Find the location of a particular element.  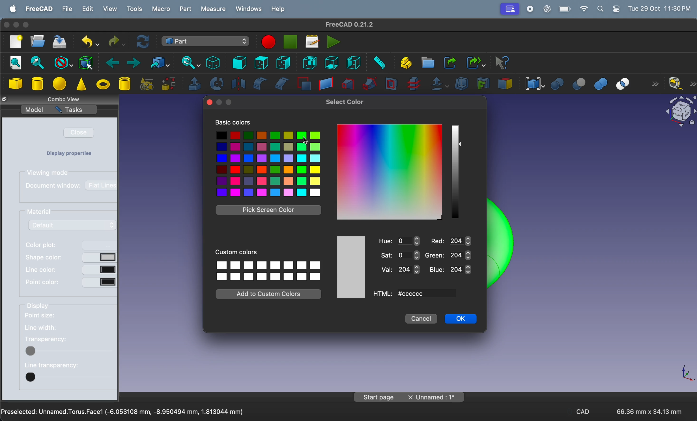

forward is located at coordinates (654, 83).